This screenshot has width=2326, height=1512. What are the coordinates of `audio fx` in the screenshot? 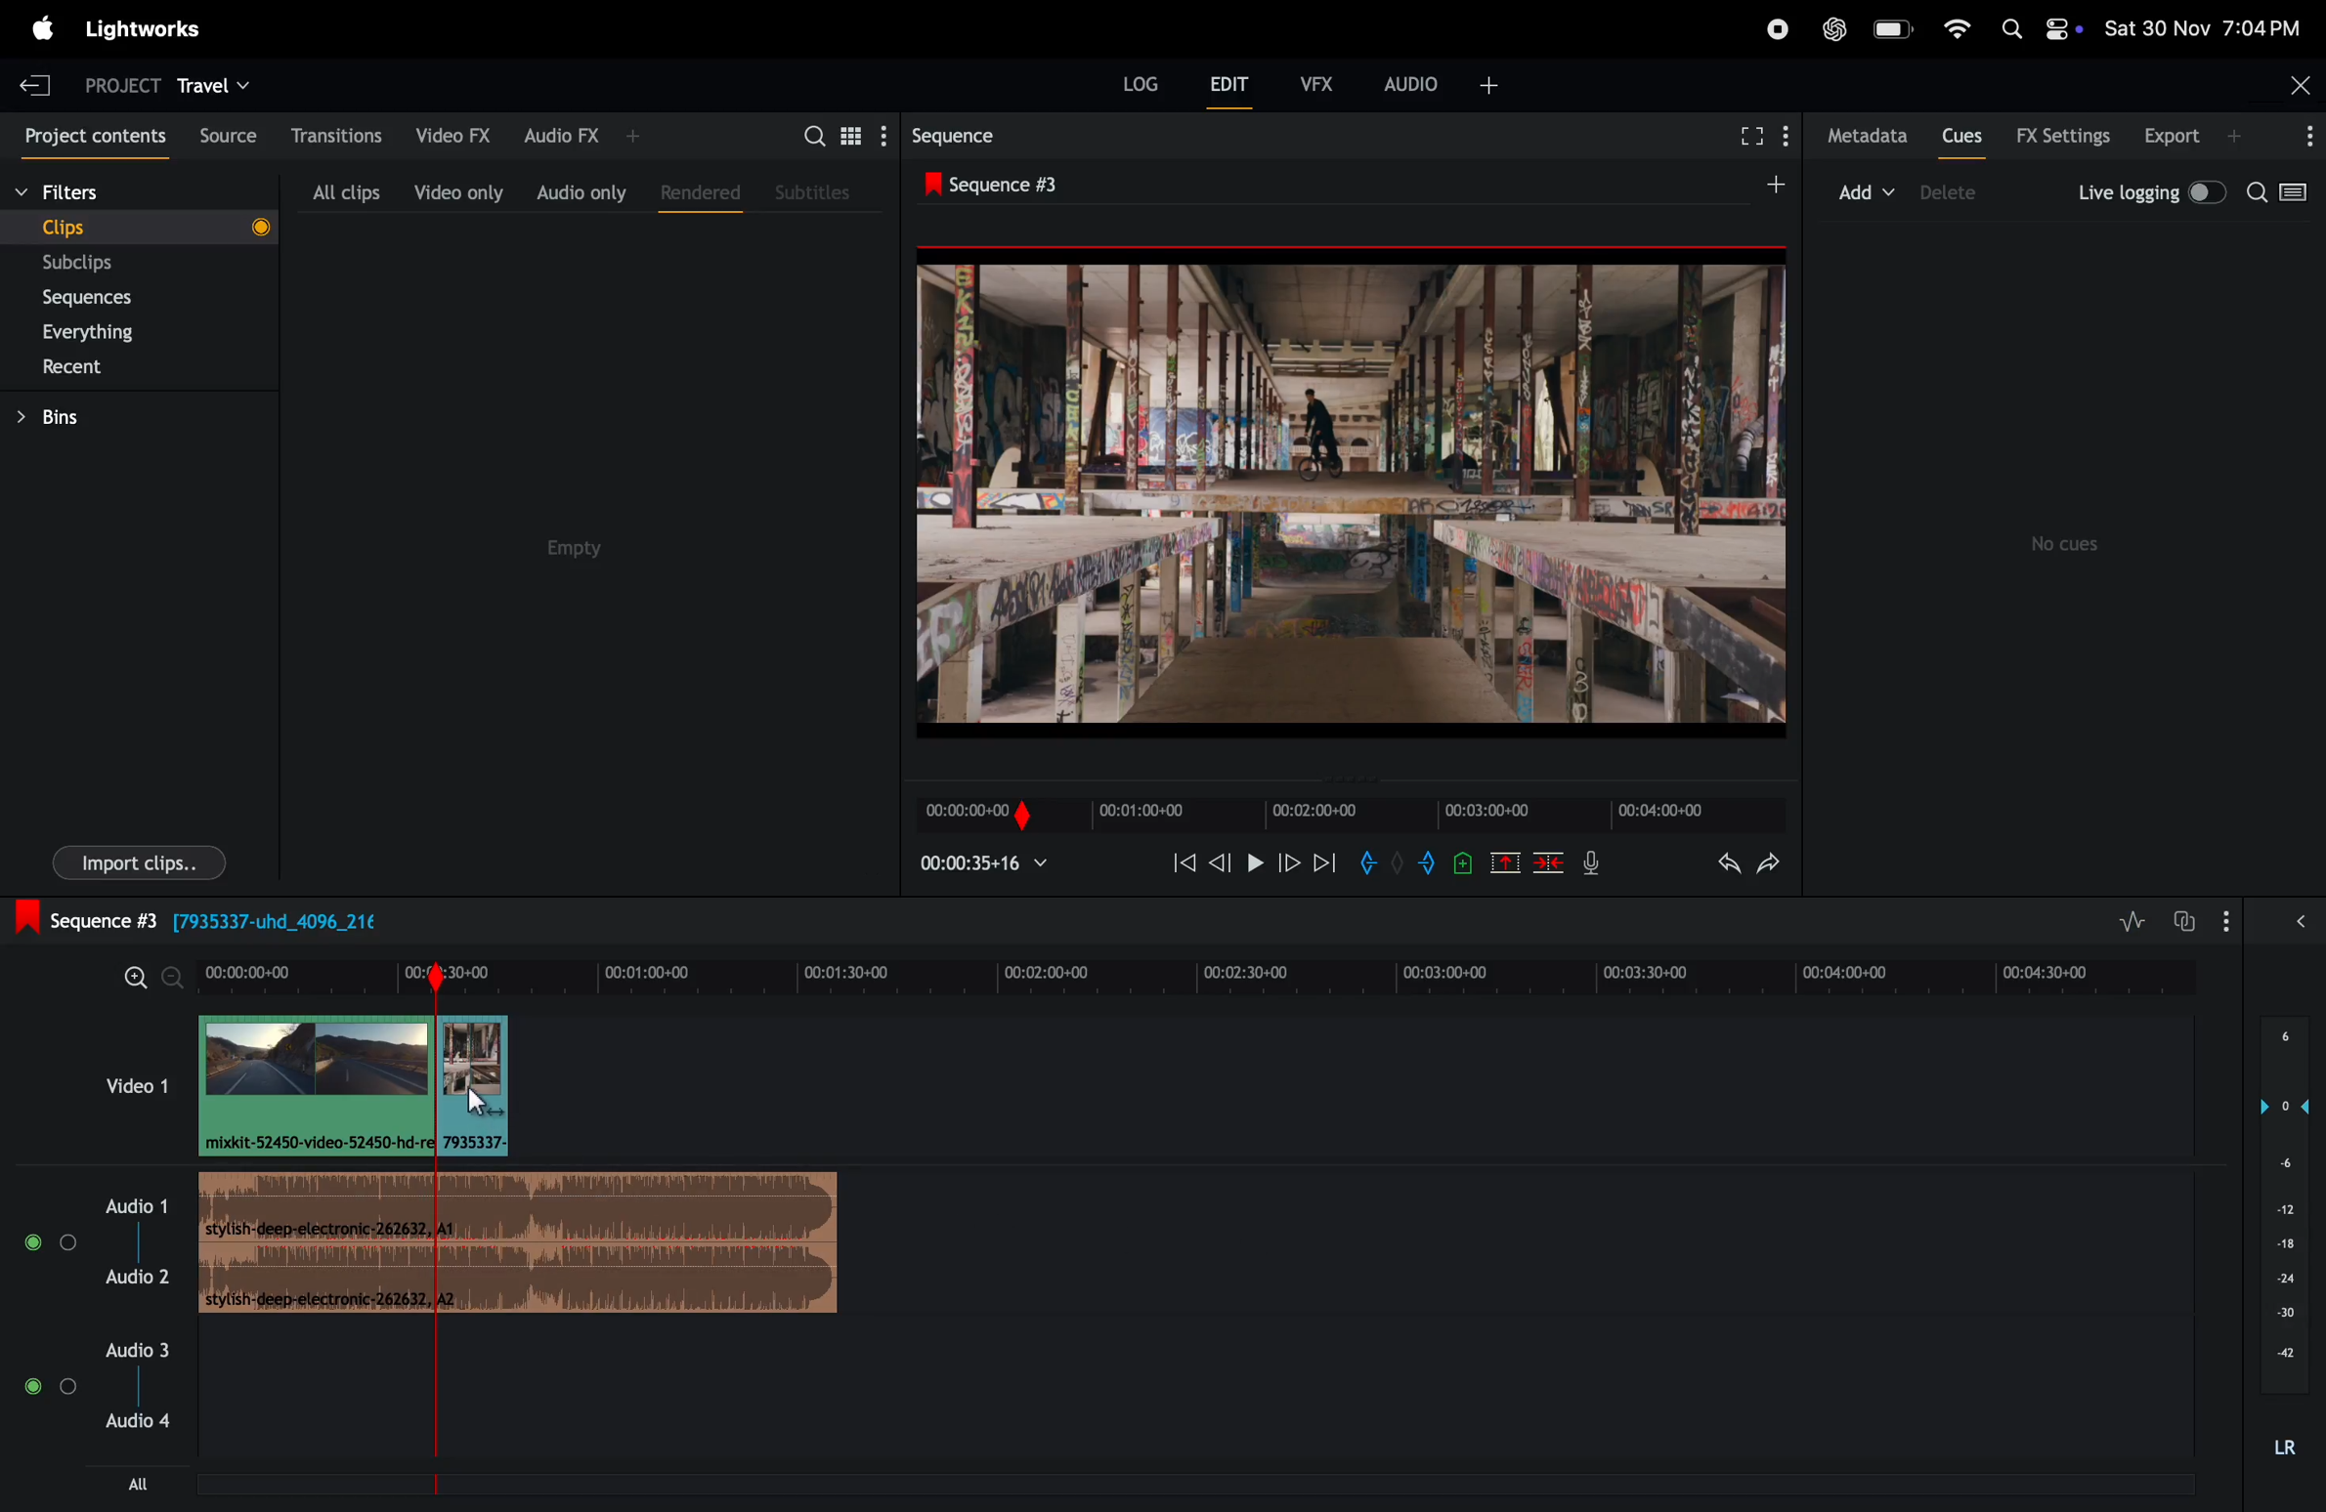 It's located at (578, 136).